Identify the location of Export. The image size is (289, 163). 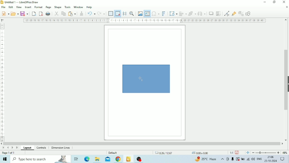
(34, 14).